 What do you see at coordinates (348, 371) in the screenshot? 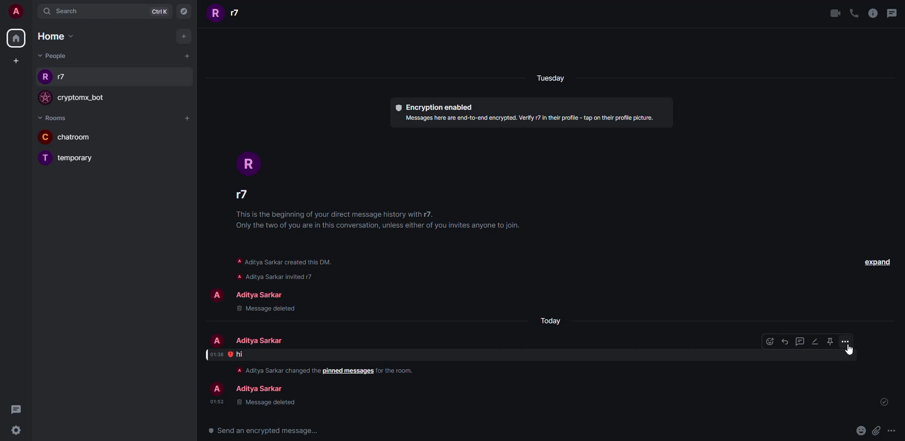
I see `pinned message` at bounding box center [348, 371].